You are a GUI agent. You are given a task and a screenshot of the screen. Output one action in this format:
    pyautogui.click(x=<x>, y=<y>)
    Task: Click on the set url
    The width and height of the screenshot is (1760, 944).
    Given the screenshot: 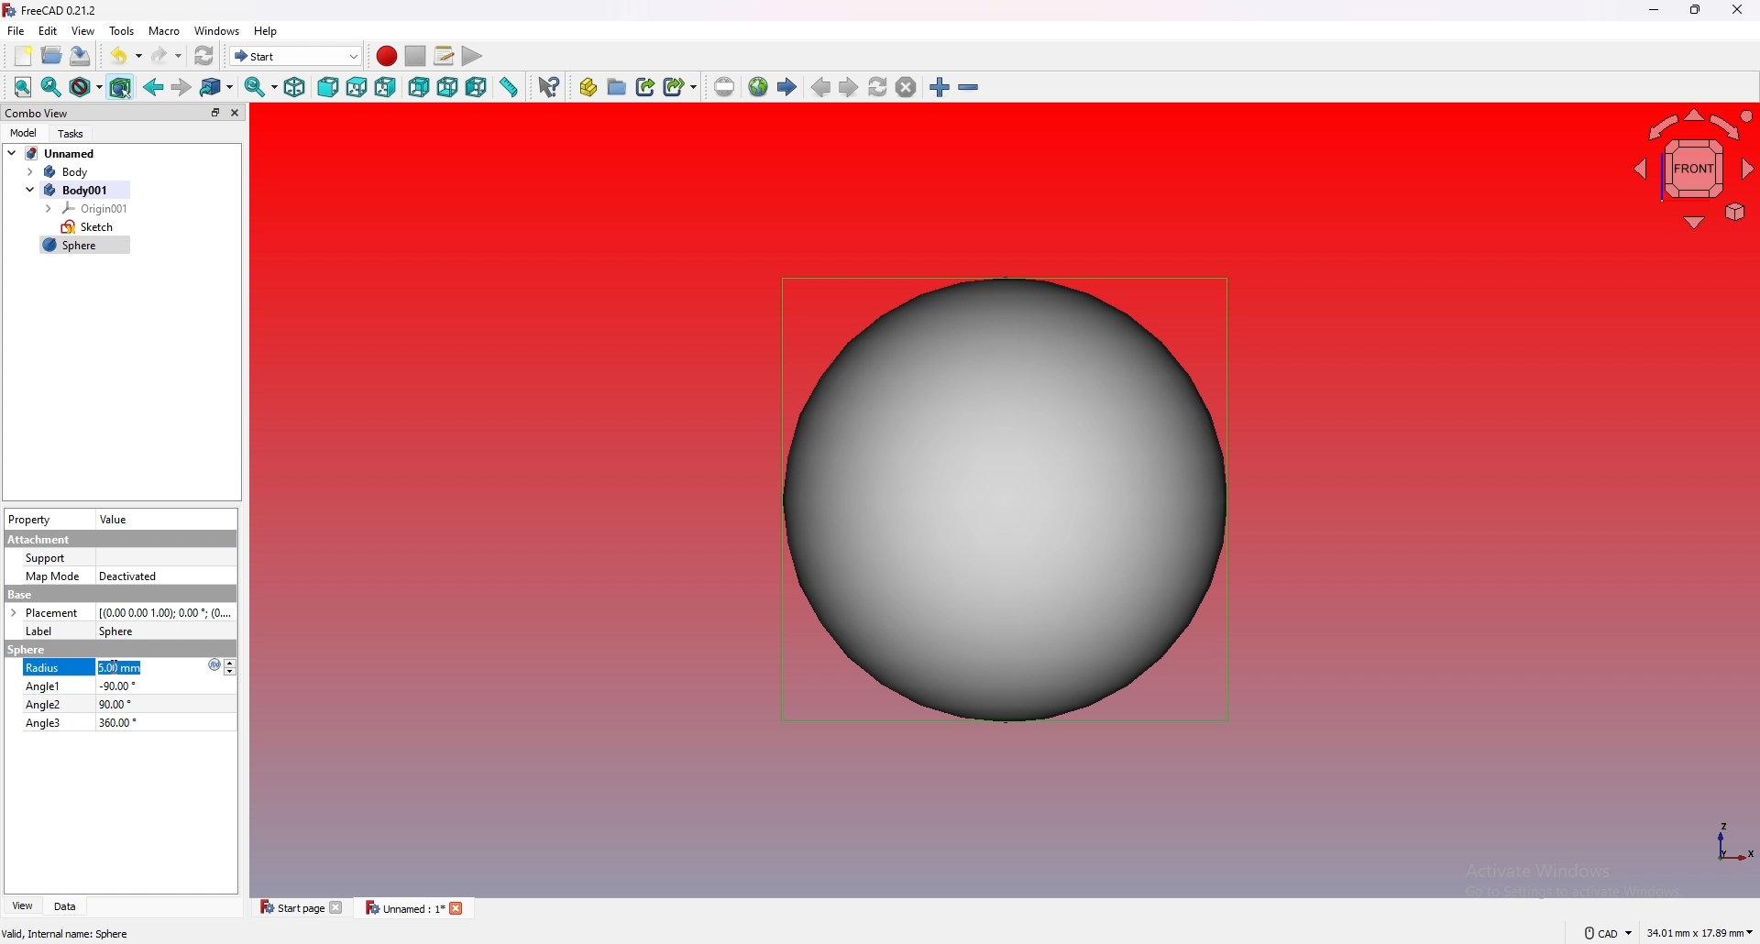 What is the action you would take?
    pyautogui.click(x=724, y=87)
    